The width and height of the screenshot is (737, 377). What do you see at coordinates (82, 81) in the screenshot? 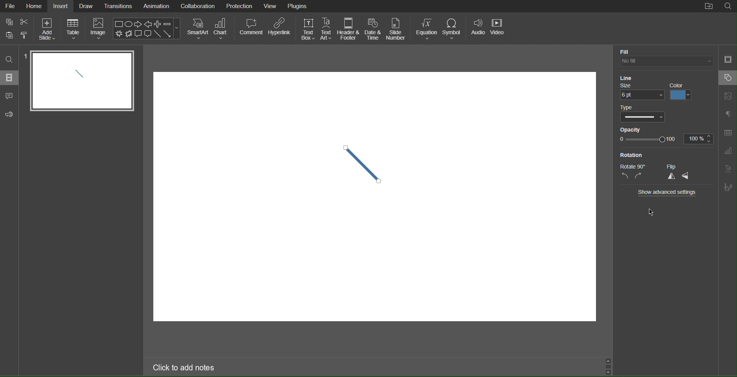
I see `Slide 1` at bounding box center [82, 81].